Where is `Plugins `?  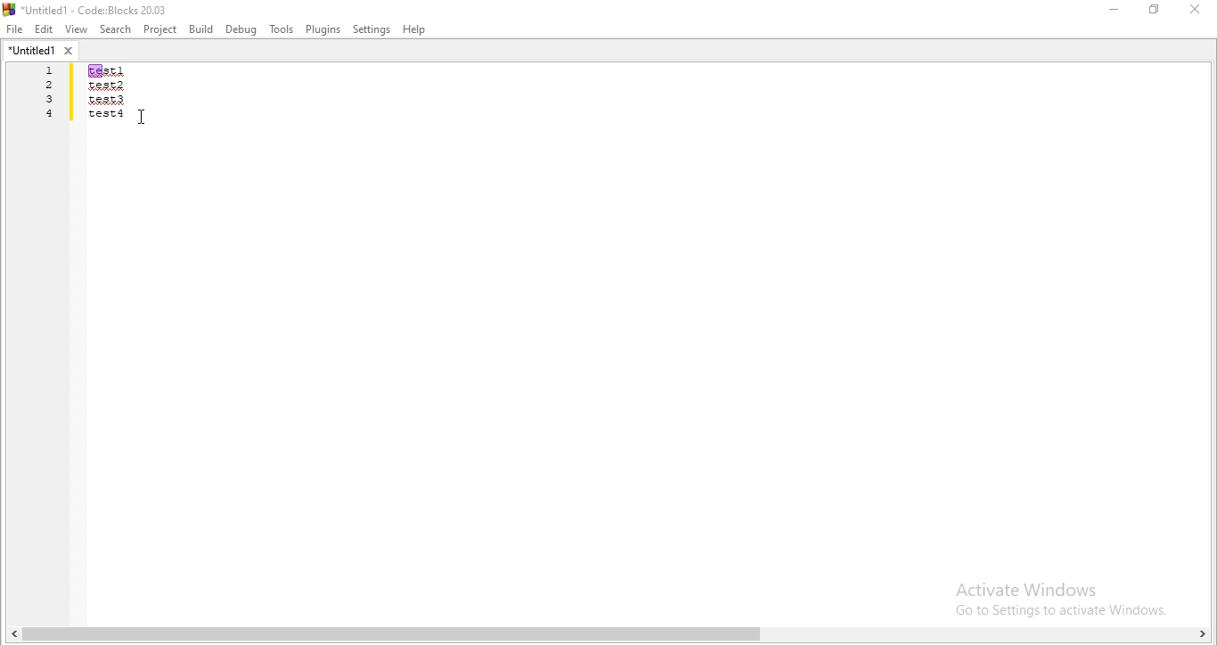
Plugins  is located at coordinates (322, 30).